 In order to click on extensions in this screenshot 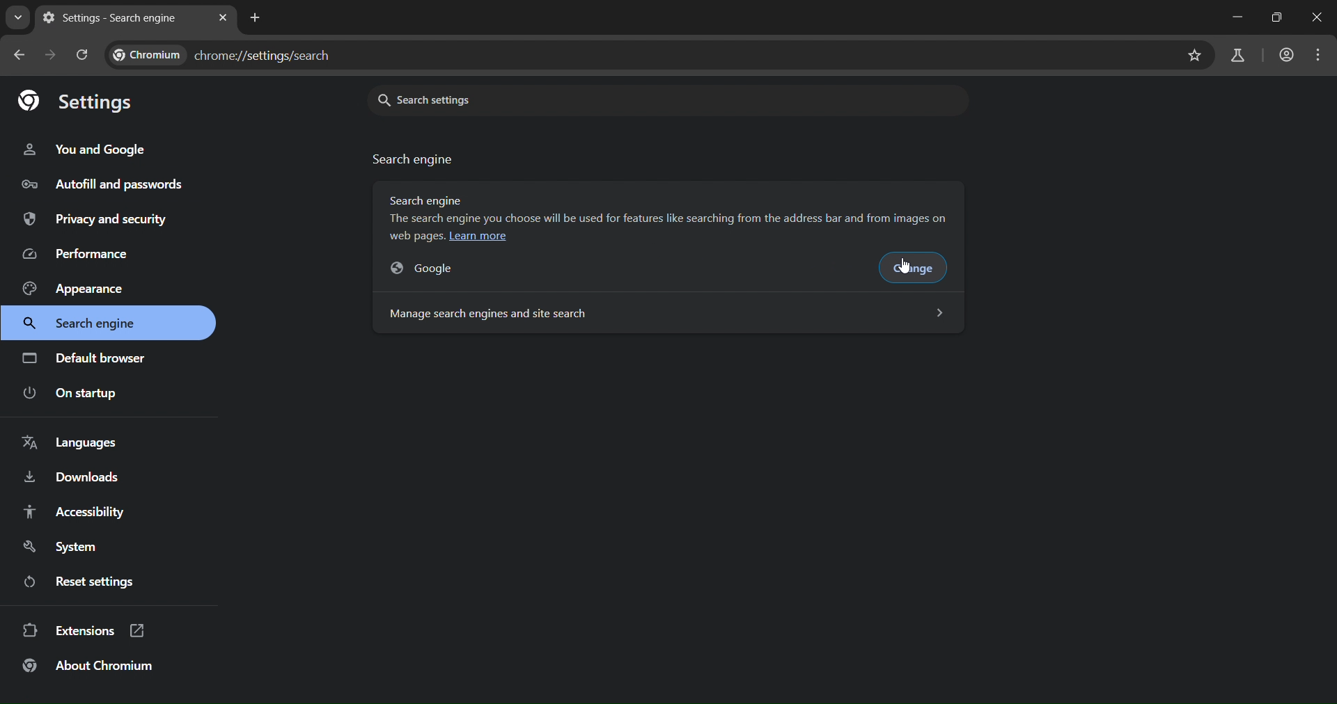, I will do `click(84, 632)`.